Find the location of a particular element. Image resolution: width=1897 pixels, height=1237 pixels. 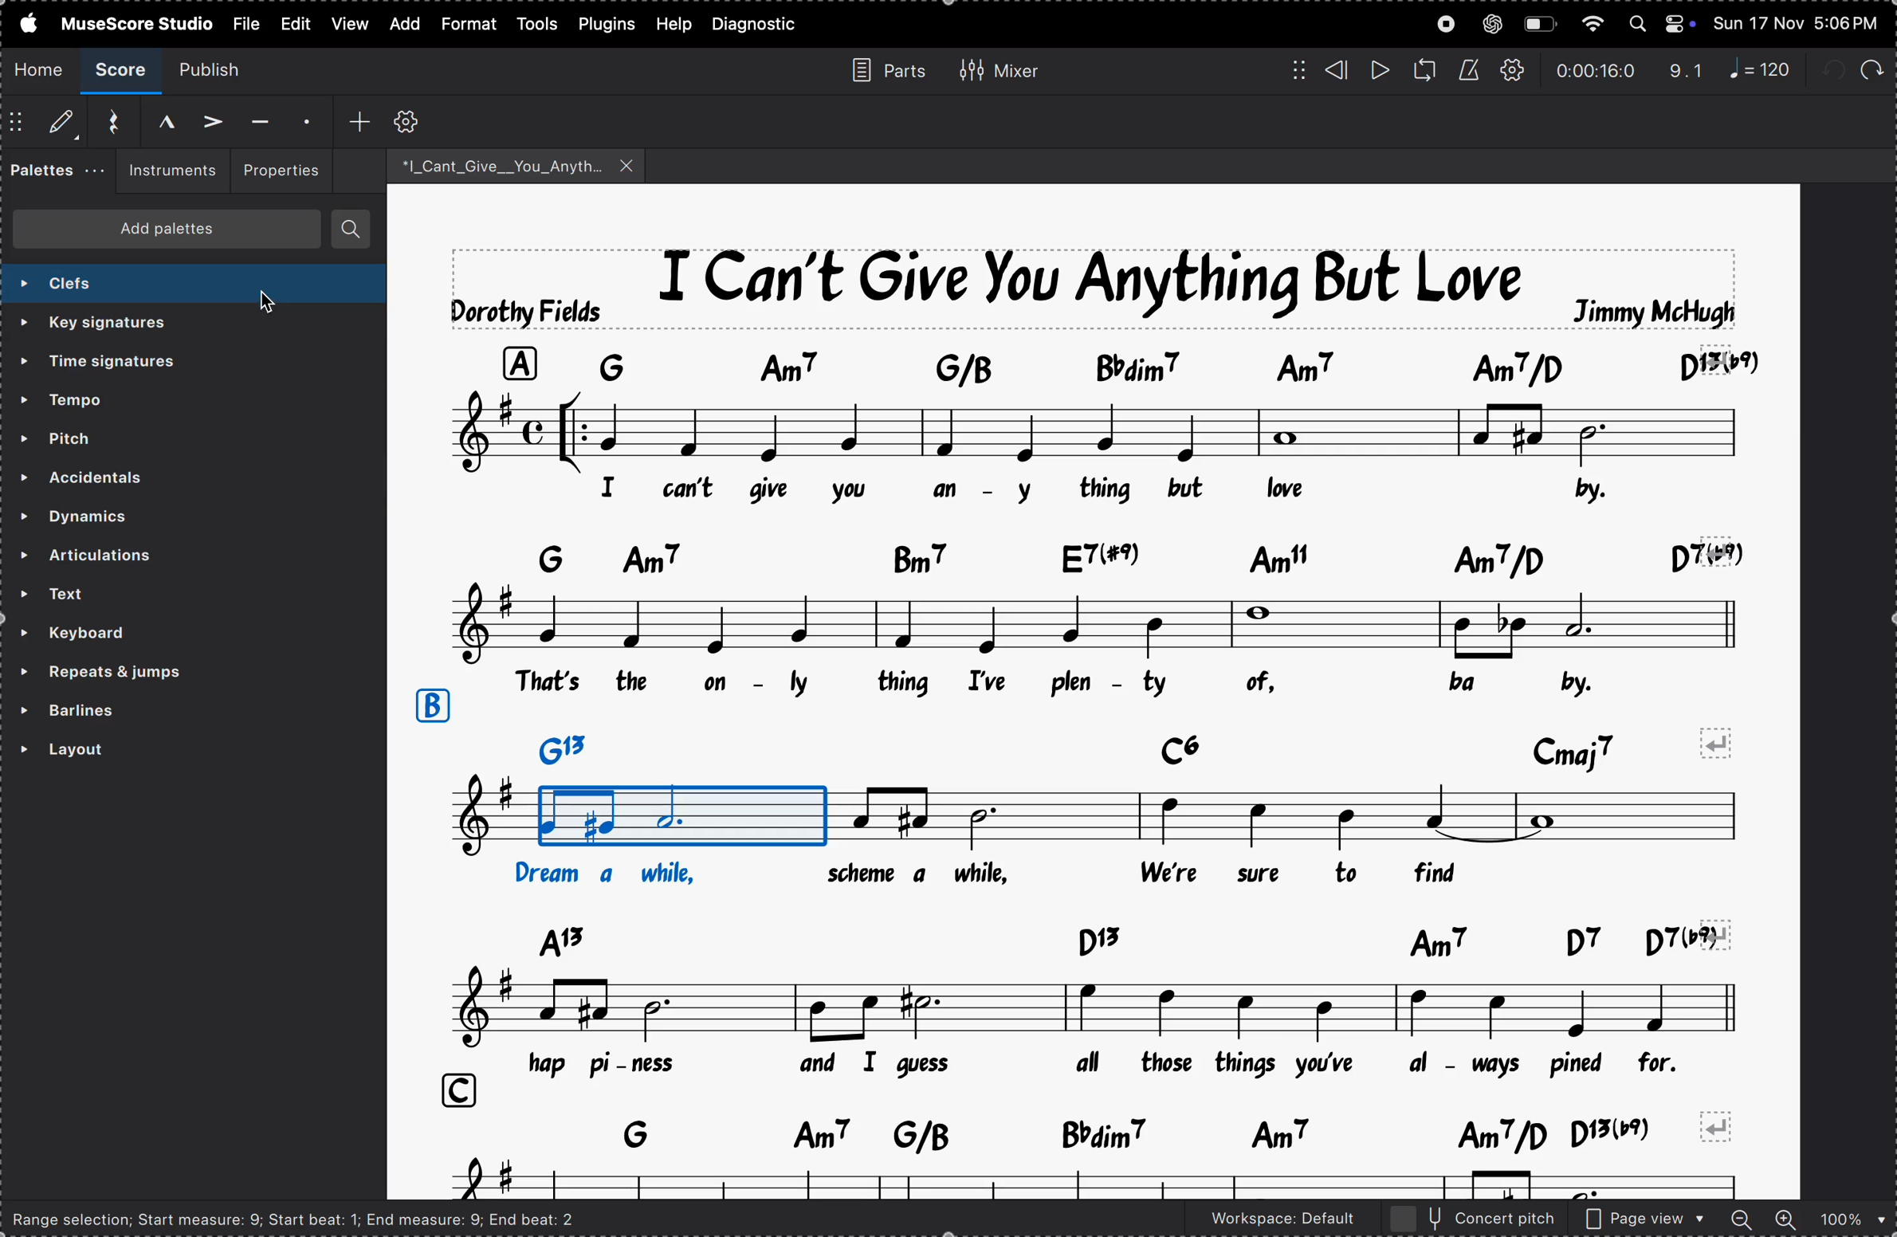

keyboard is located at coordinates (120, 634).